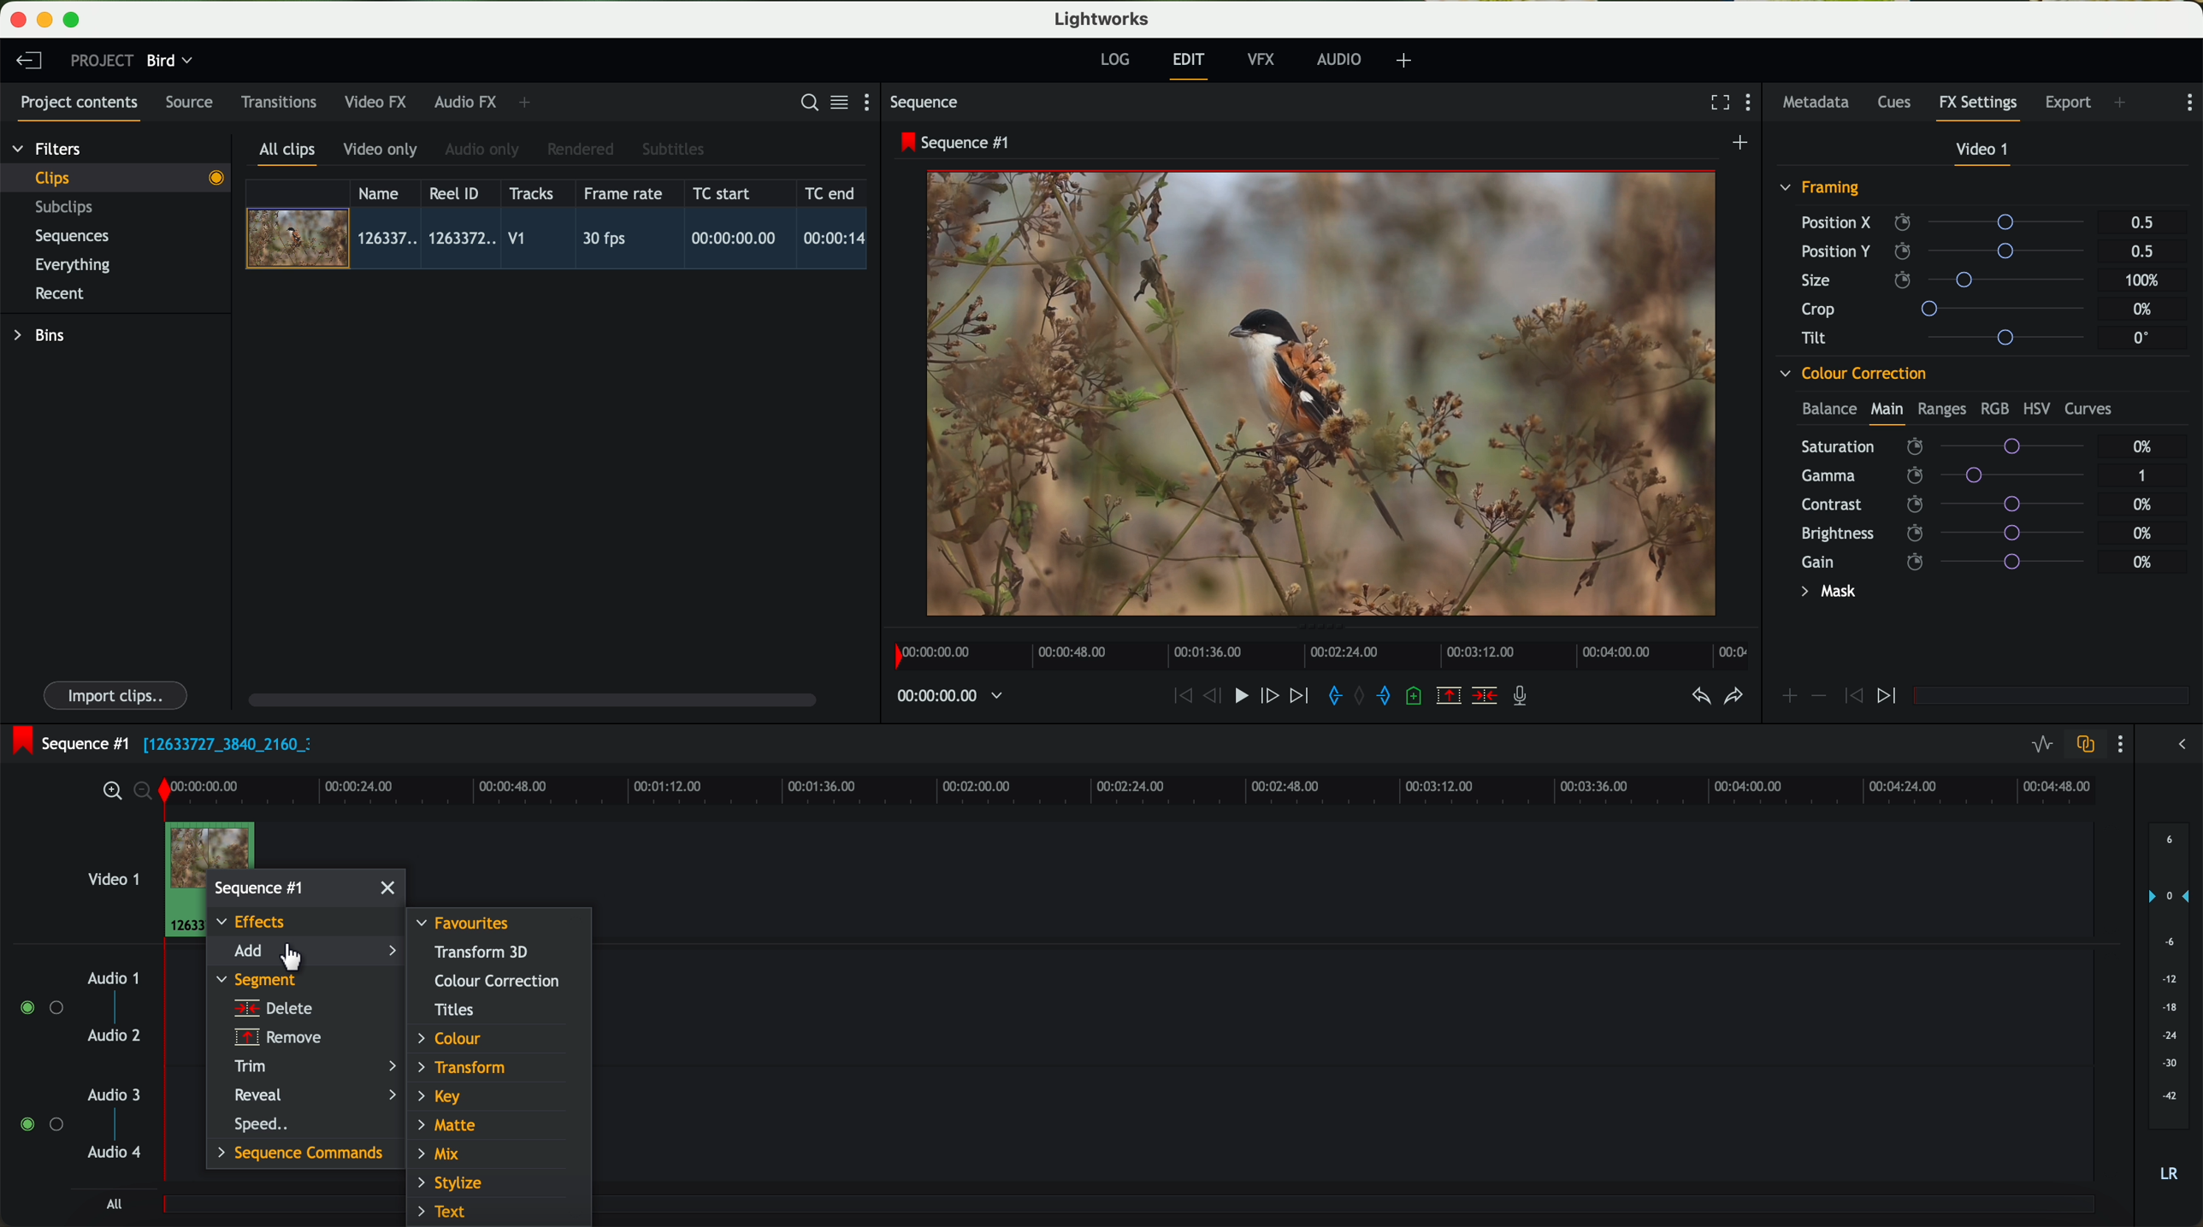 Image resolution: width=2203 pixels, height=1227 pixels. Describe the element at coordinates (72, 237) in the screenshot. I see `sequences` at that location.